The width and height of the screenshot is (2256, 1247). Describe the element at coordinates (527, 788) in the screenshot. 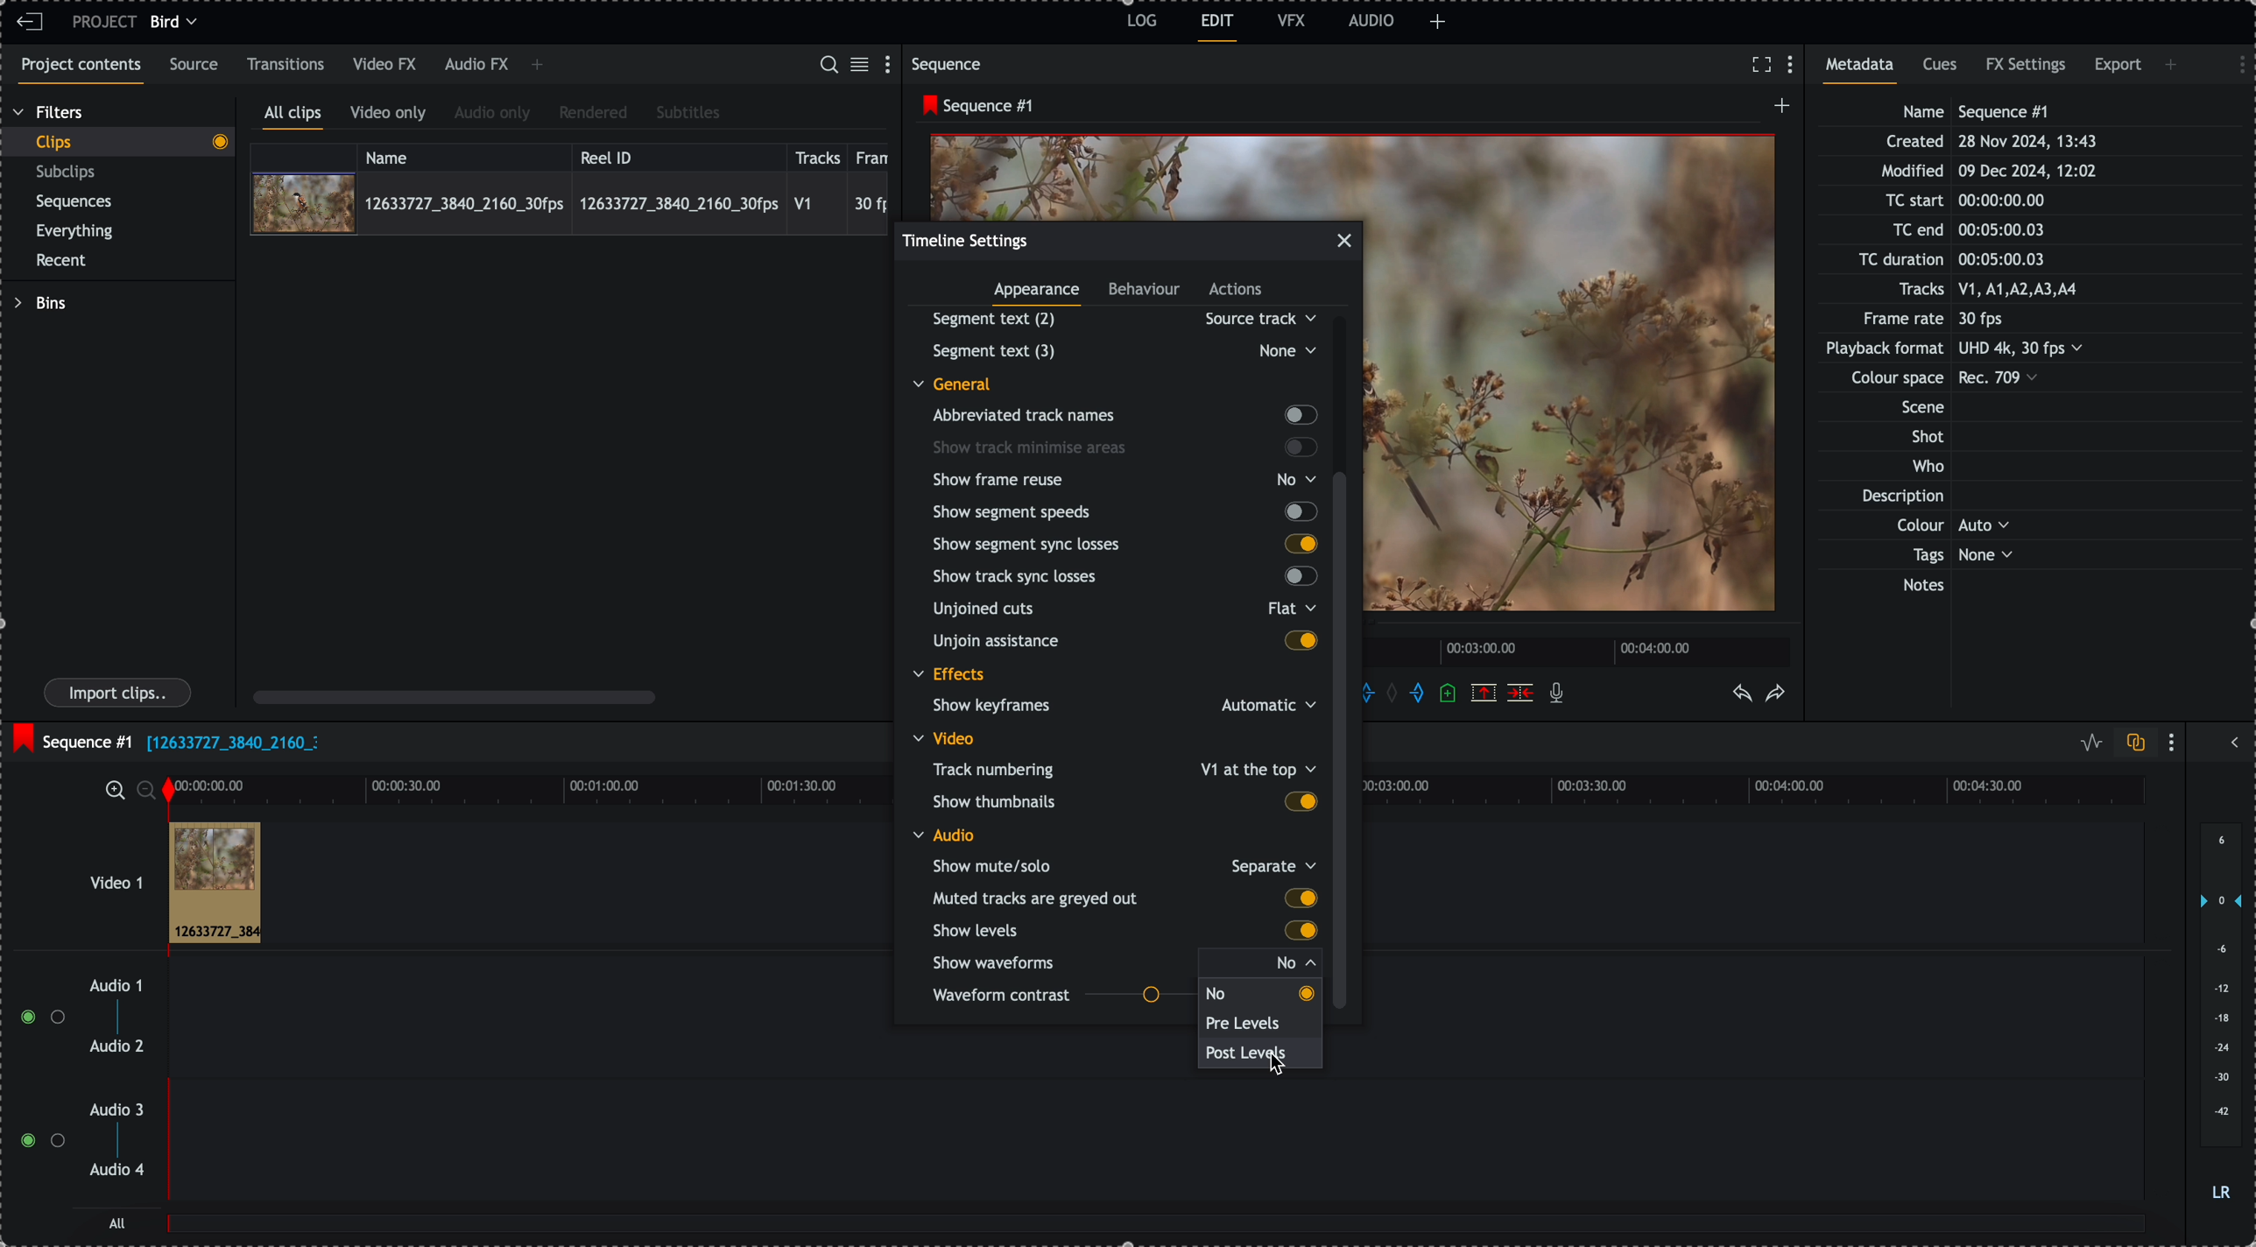

I see `timeline` at that location.